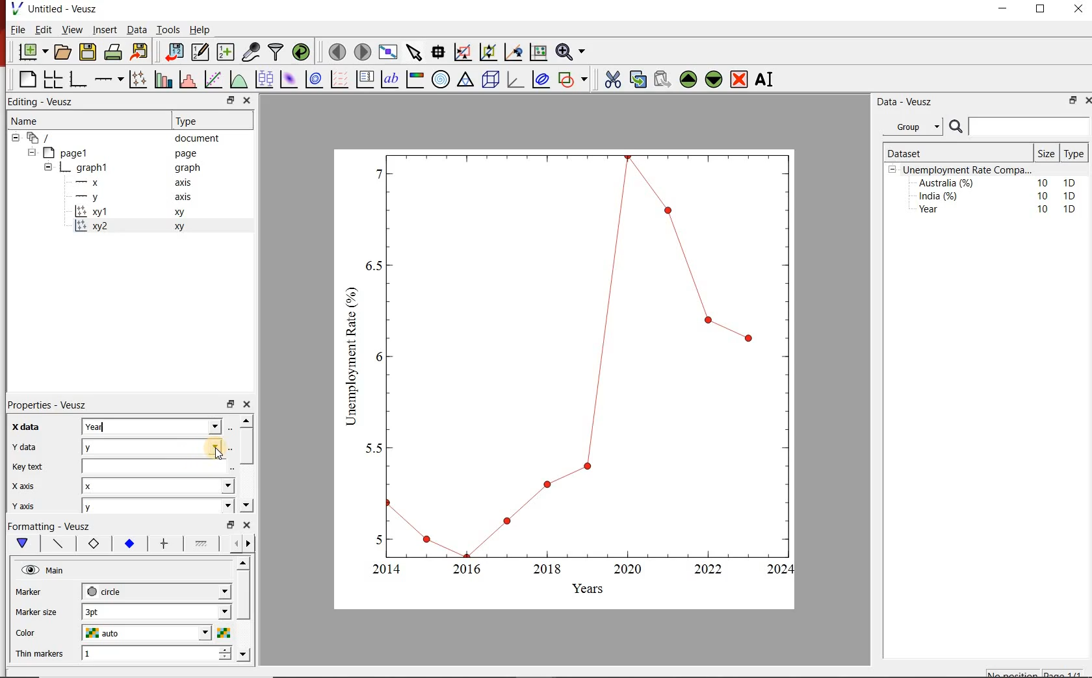  Describe the element at coordinates (998, 182) in the screenshot. I see `Australia (%) 10 1D` at that location.